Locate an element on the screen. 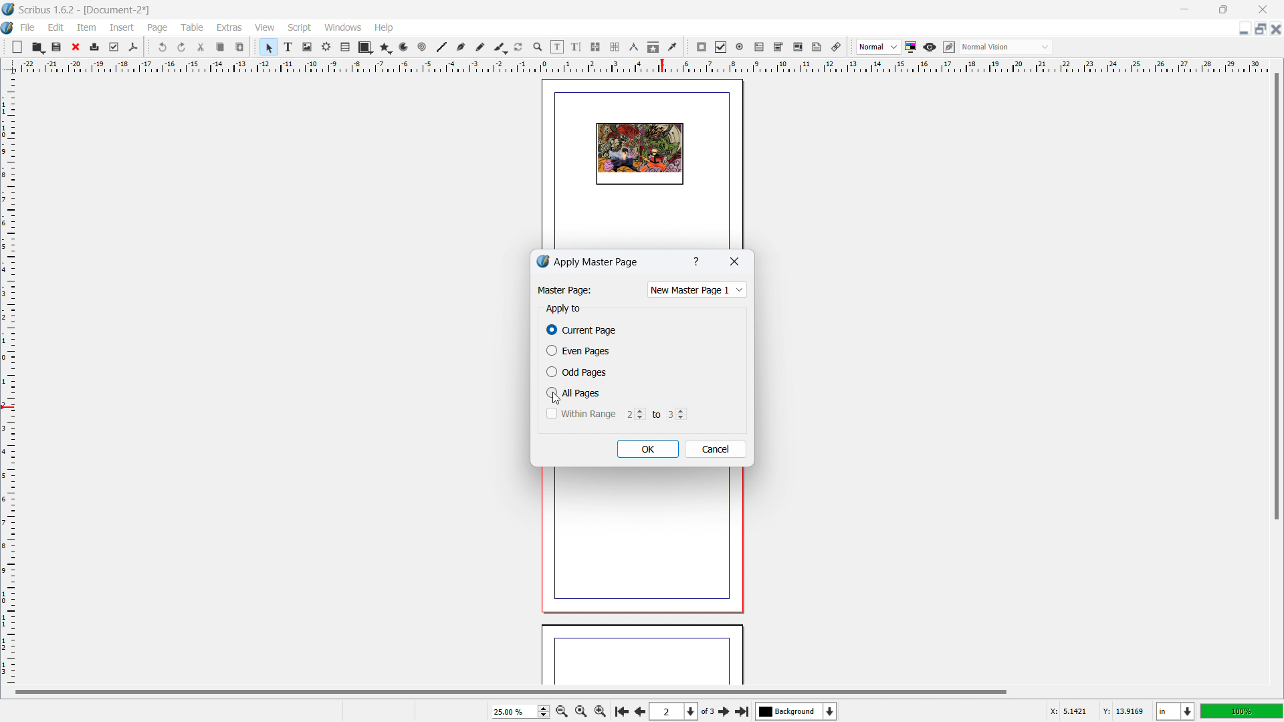 This screenshot has height=722, width=1284. image frame is located at coordinates (307, 47).